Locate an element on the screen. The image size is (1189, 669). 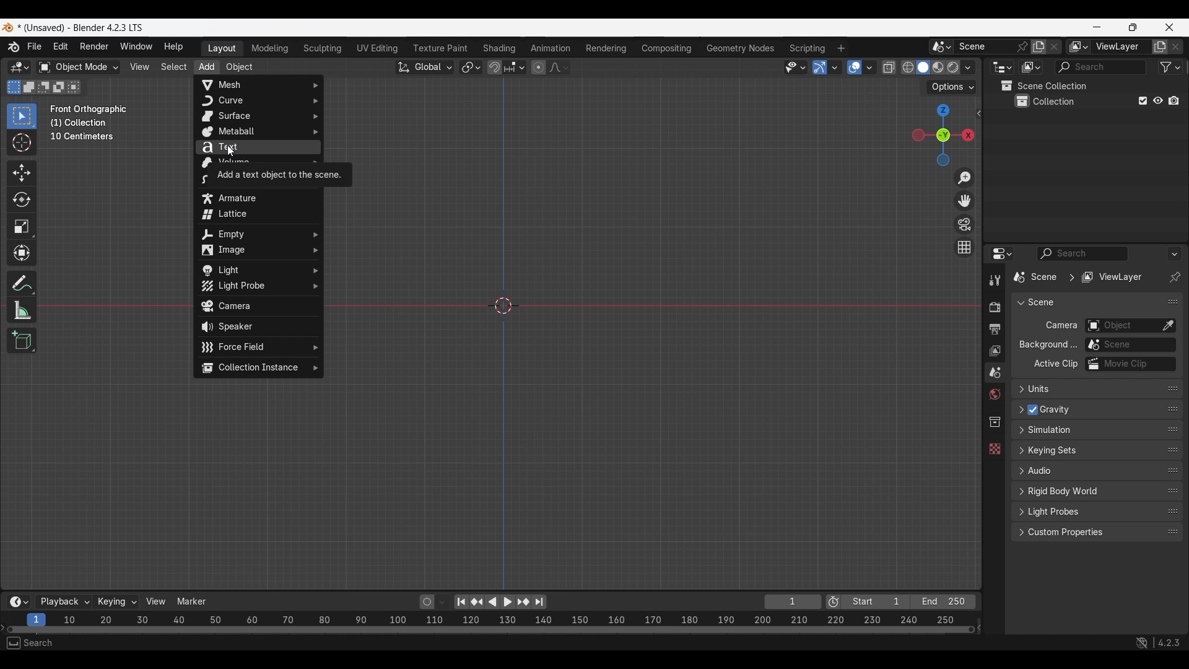
Toggle pin ID is located at coordinates (1174, 278).